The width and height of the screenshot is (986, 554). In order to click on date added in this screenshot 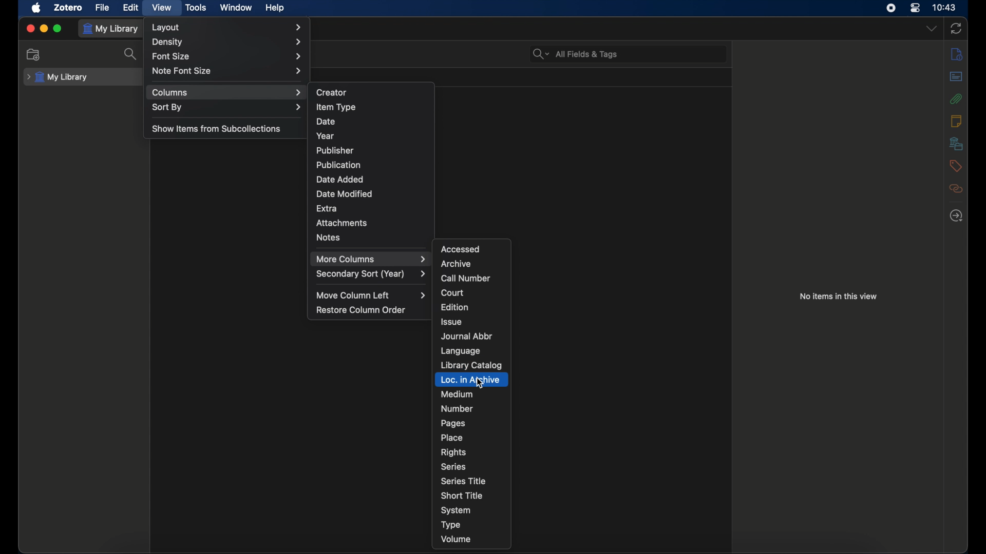, I will do `click(340, 179)`.